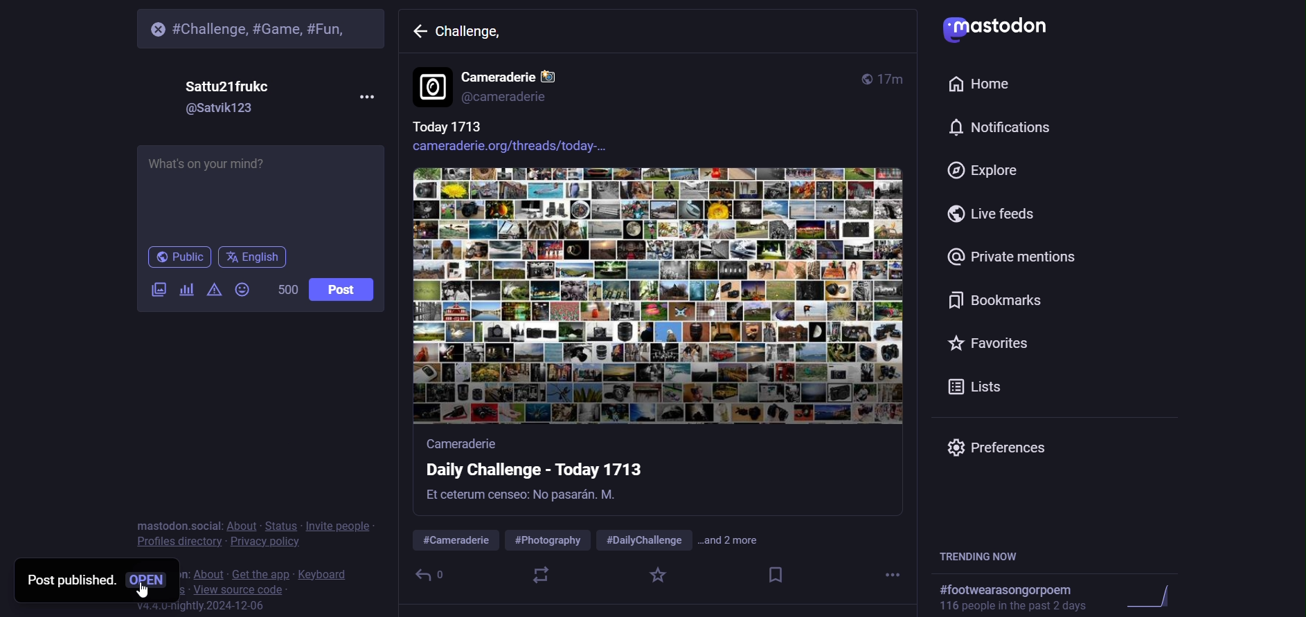 Image resolution: width=1306 pixels, height=617 pixels. I want to click on content warning, so click(211, 293).